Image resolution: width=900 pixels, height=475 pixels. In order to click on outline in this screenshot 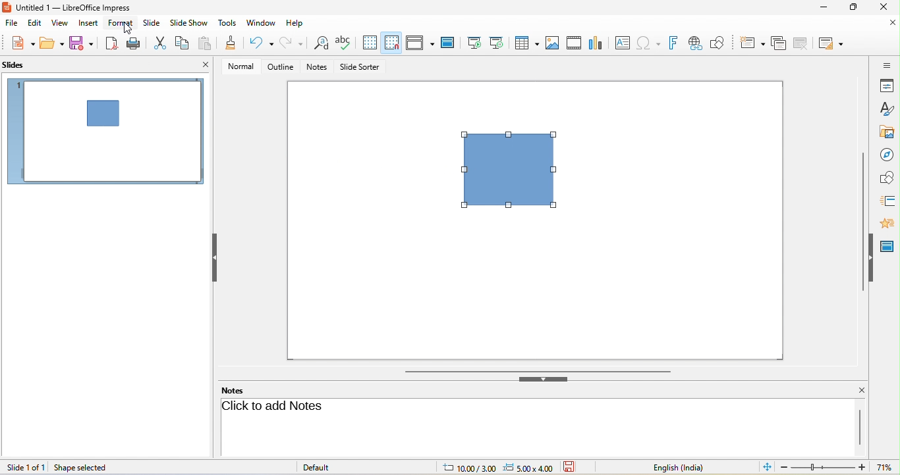, I will do `click(281, 66)`.